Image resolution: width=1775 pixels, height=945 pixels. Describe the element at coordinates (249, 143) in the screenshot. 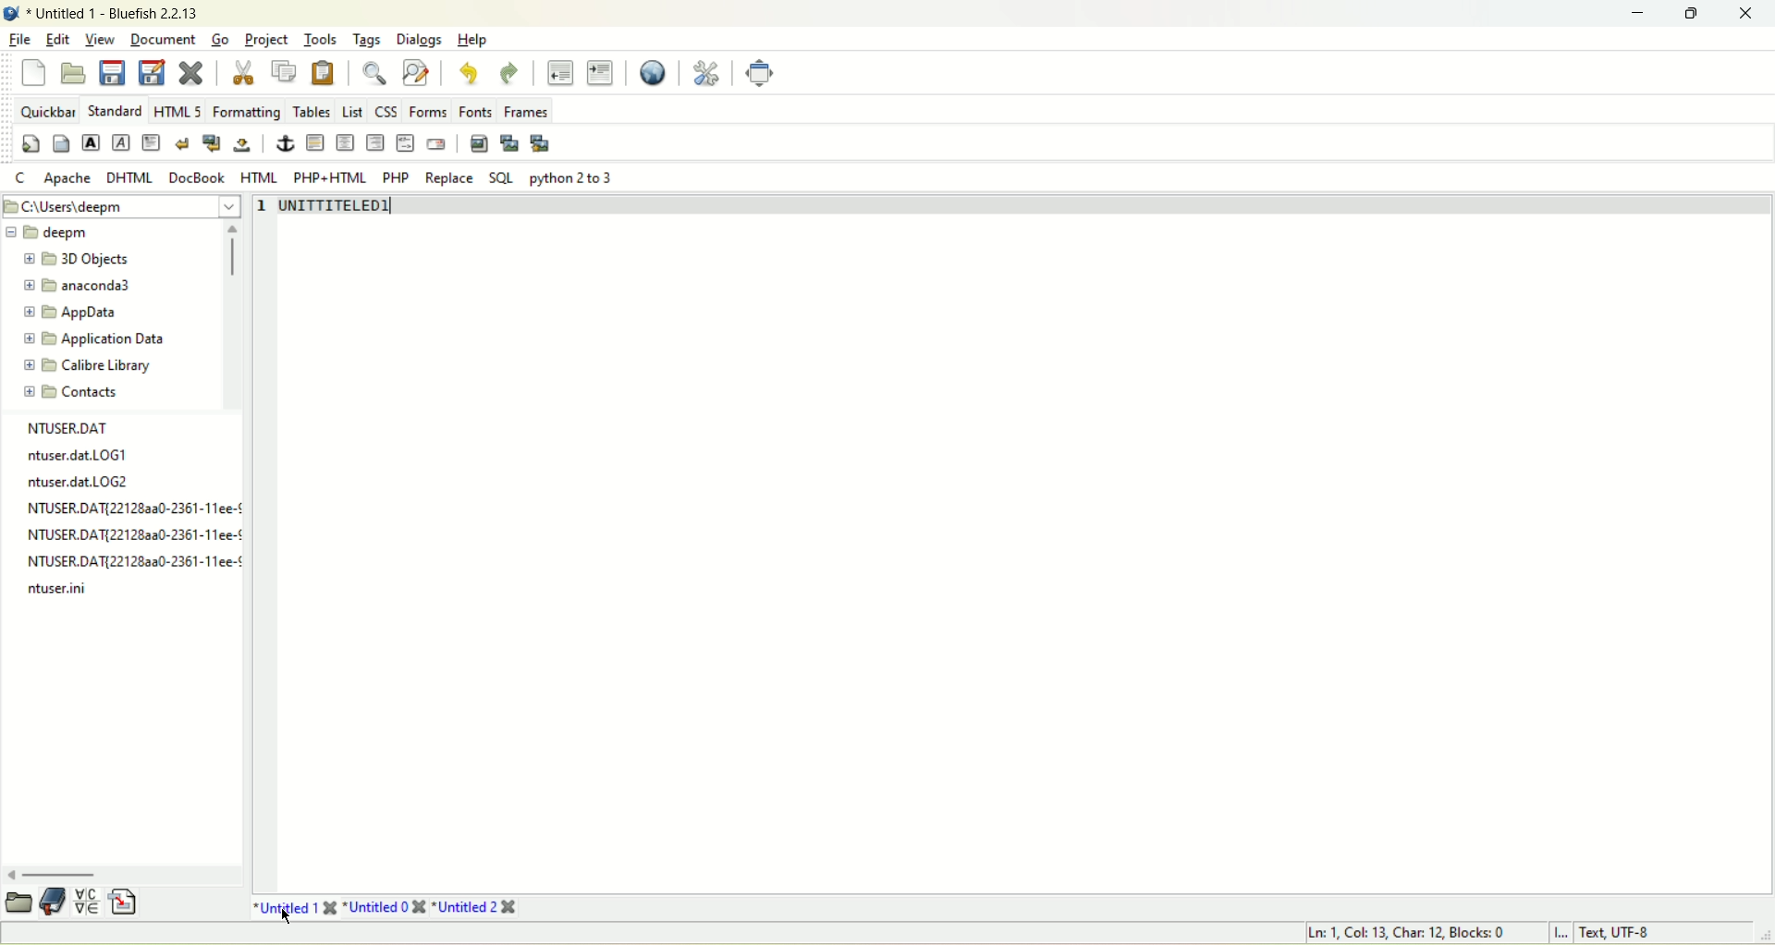

I see `non breaking space` at that location.